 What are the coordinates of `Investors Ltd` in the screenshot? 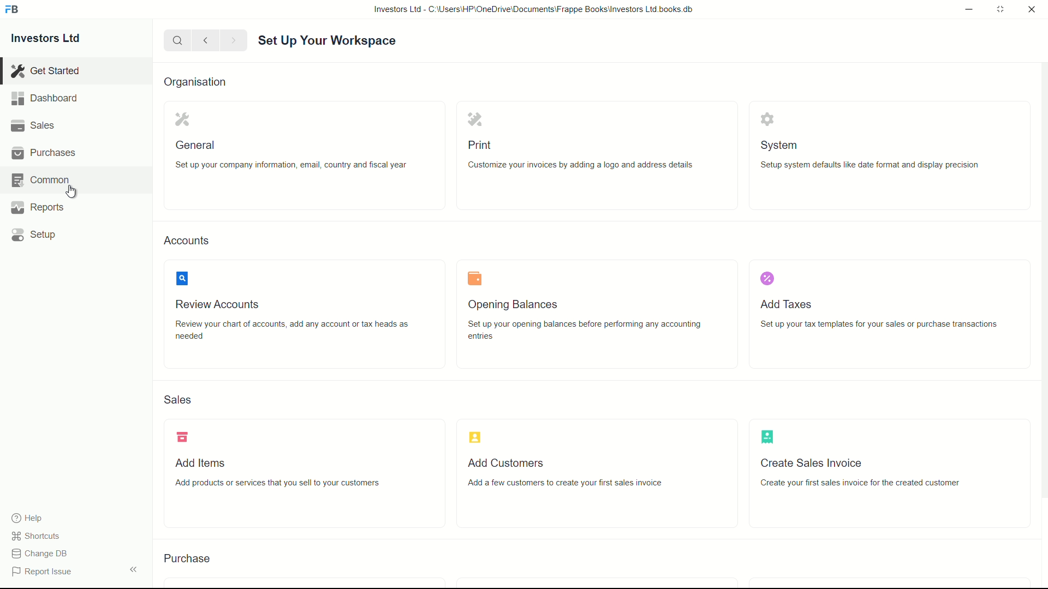 It's located at (56, 40).